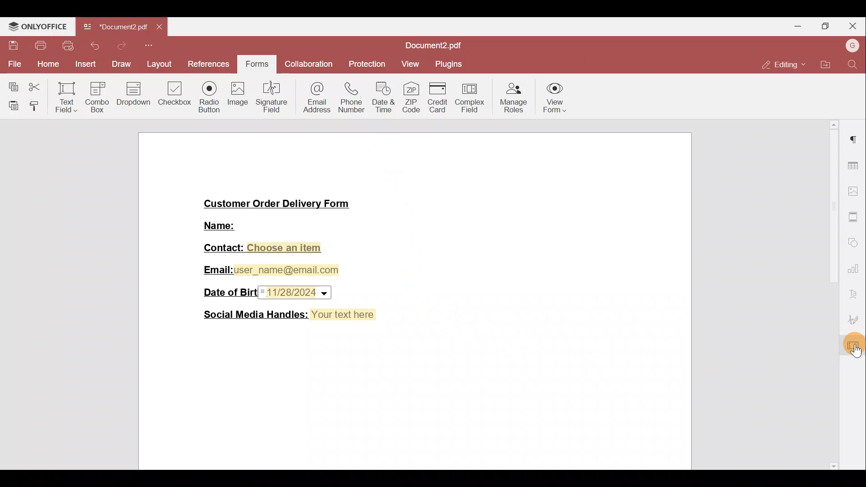 This screenshot has width=866, height=487. What do you see at coordinates (120, 64) in the screenshot?
I see `Draw` at bounding box center [120, 64].